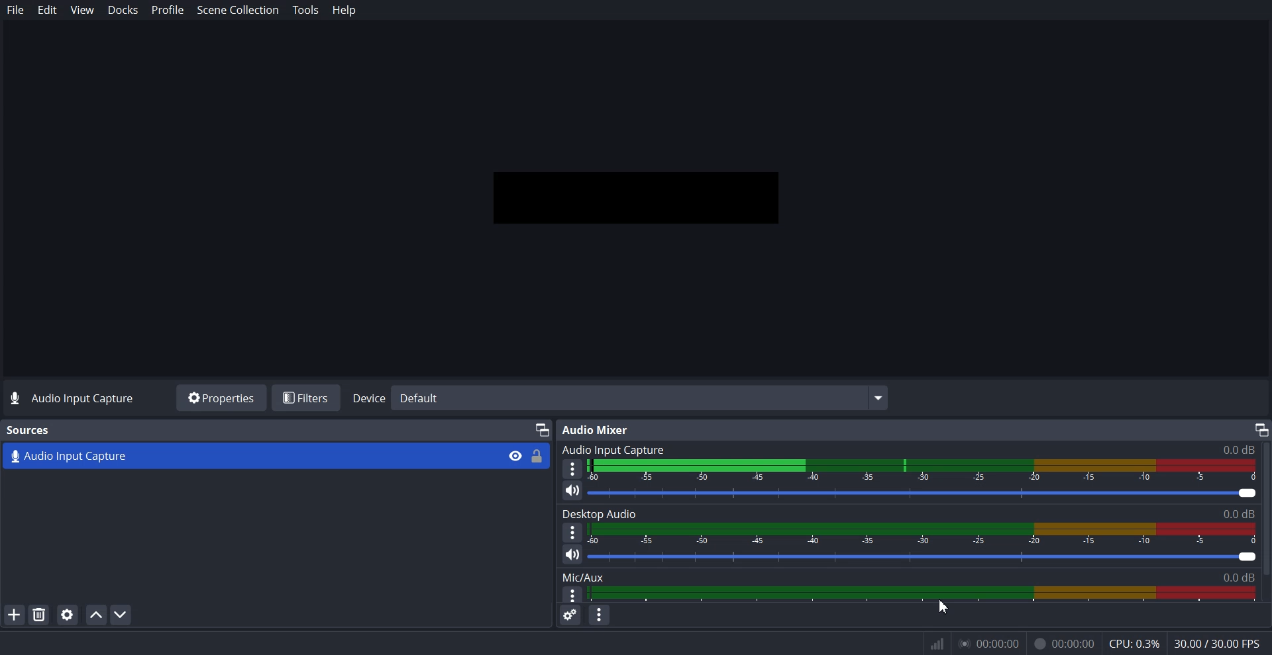 The image size is (1272, 655). I want to click on Move source up, so click(96, 615).